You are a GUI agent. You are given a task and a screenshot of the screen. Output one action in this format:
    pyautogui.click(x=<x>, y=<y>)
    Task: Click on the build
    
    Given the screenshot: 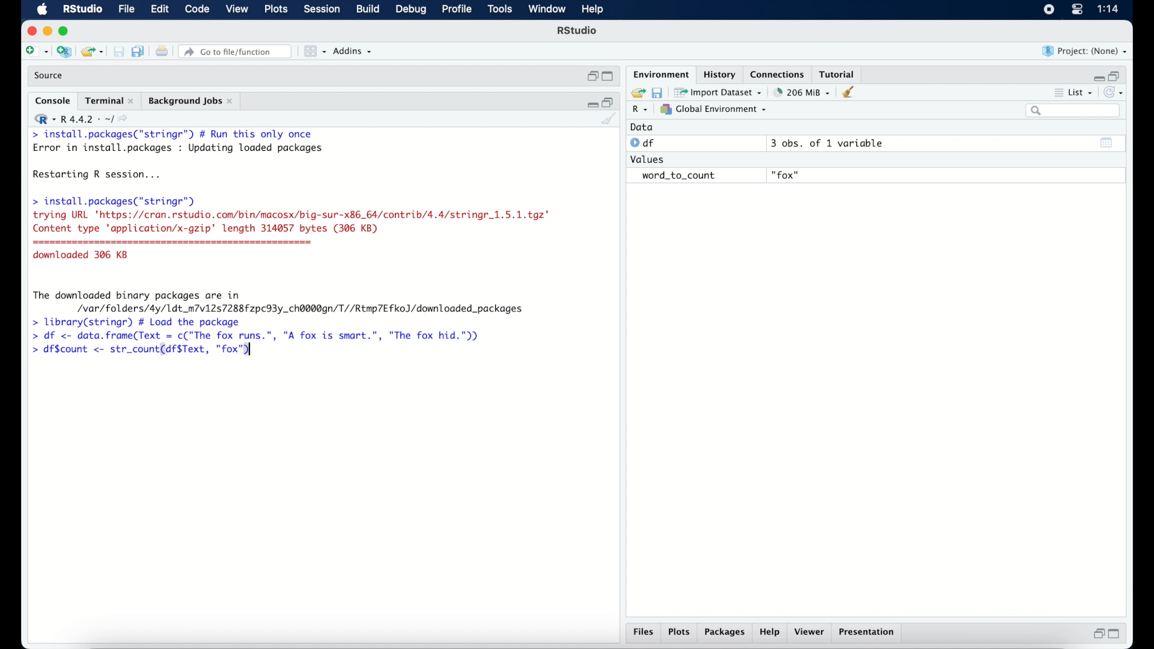 What is the action you would take?
    pyautogui.click(x=367, y=9)
    